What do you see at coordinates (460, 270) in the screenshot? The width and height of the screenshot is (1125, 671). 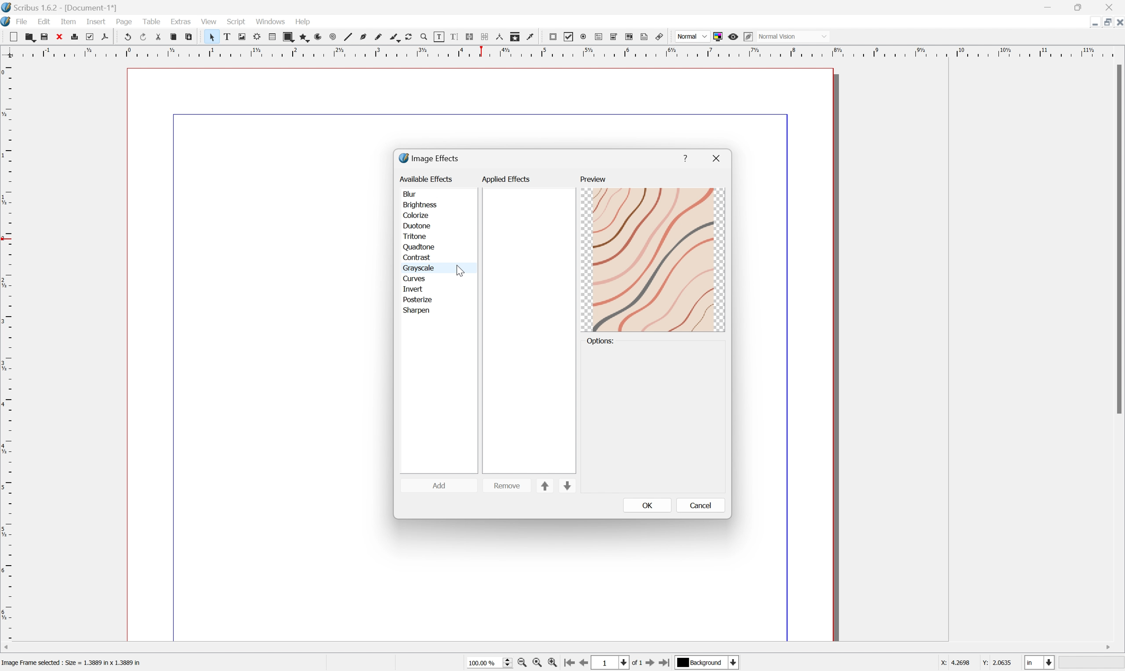 I see `cursor` at bounding box center [460, 270].